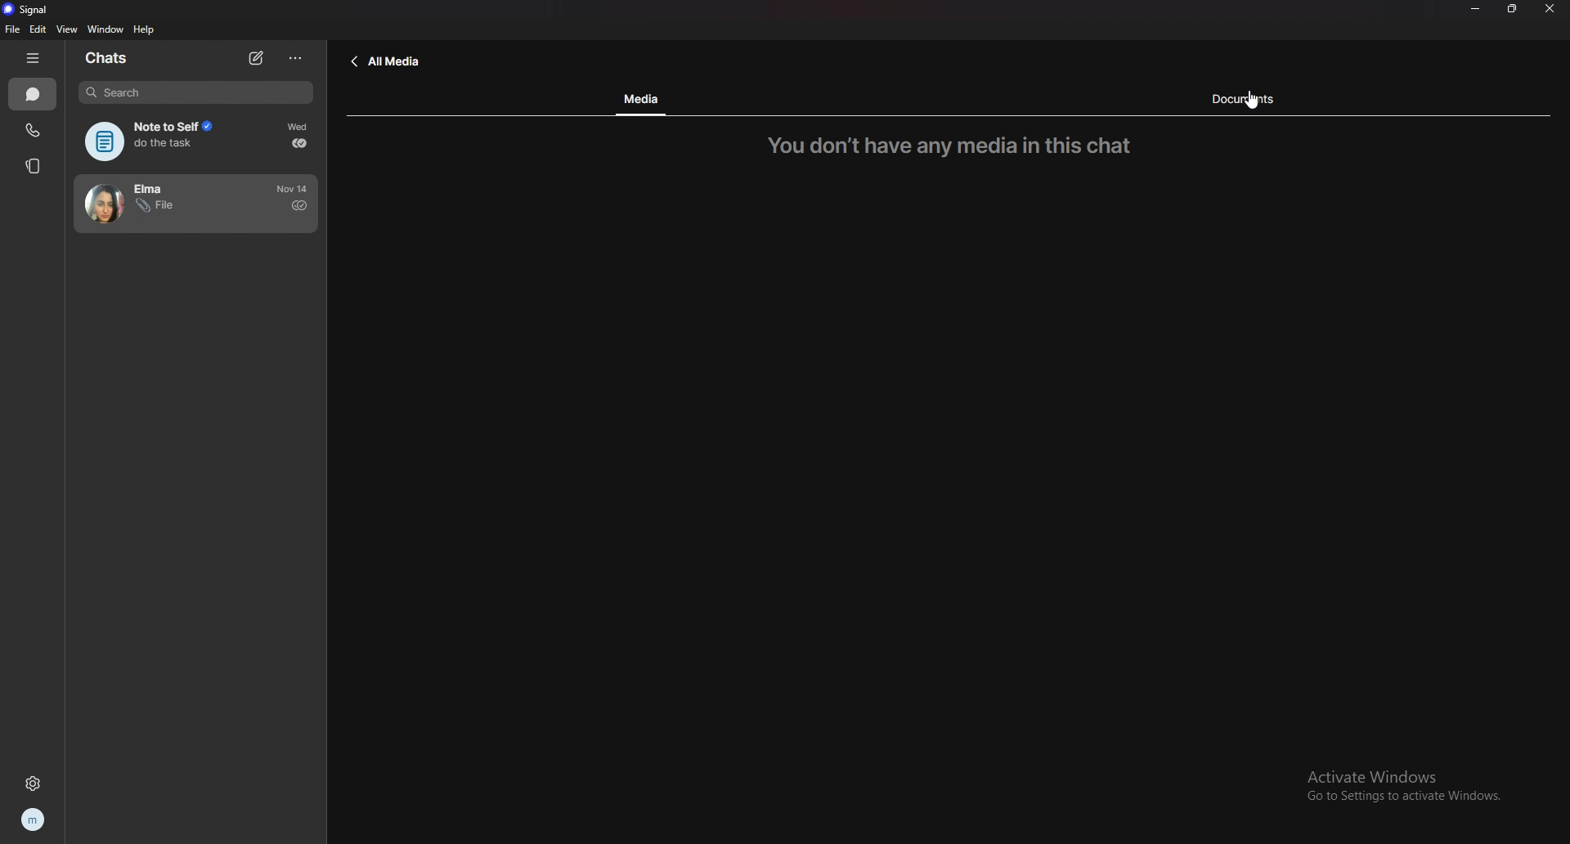 The image size is (1570, 844). I want to click on note to self, so click(159, 141).